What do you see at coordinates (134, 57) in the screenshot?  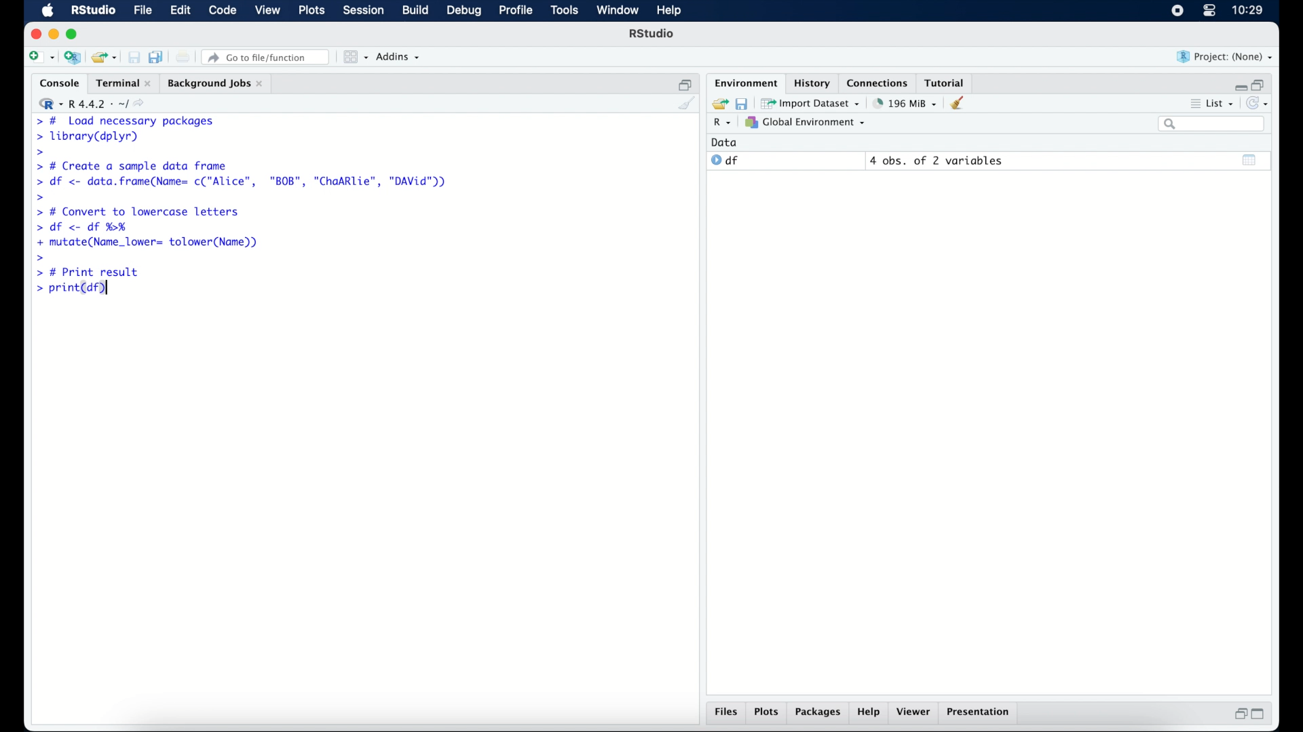 I see `save` at bounding box center [134, 57].